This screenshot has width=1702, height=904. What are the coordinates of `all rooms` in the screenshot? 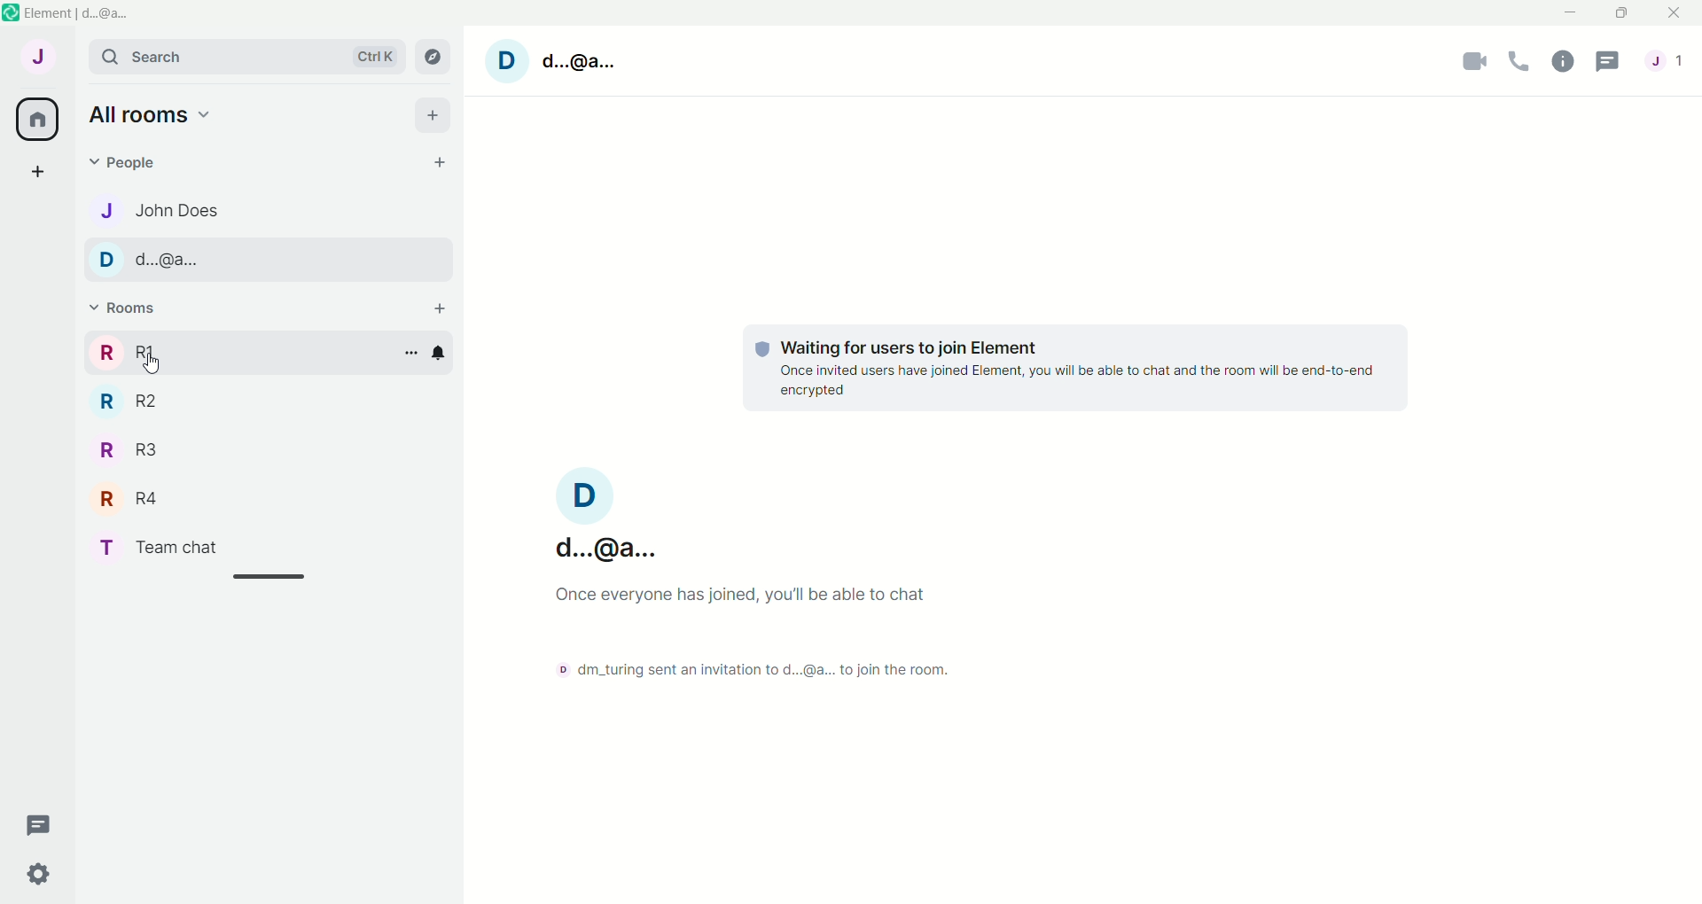 It's located at (36, 119).